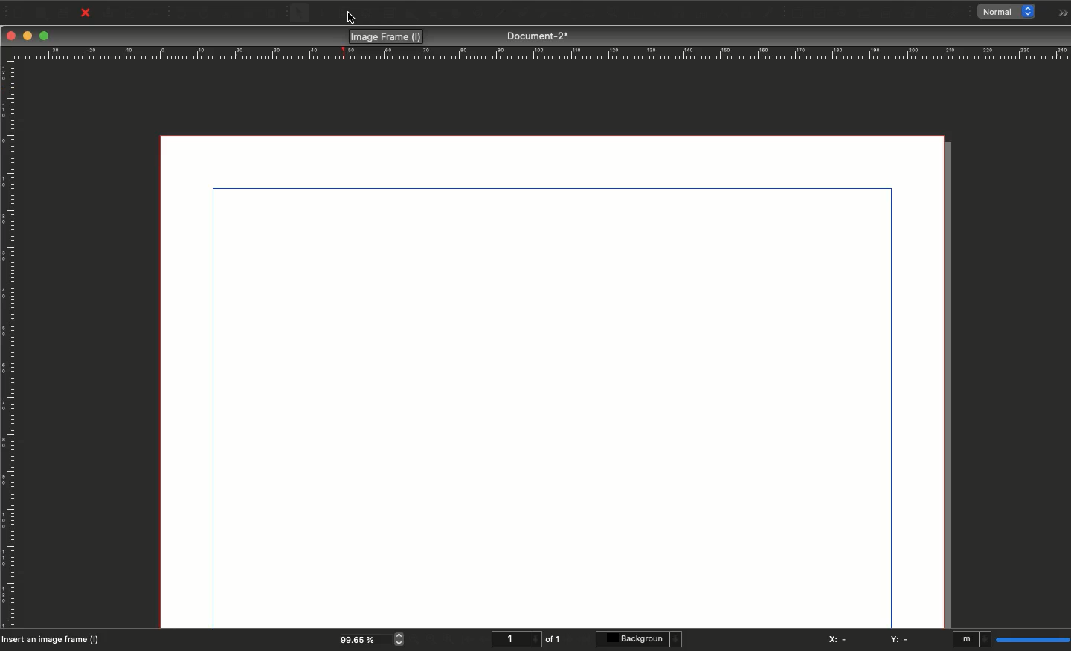  What do you see at coordinates (744, 14) in the screenshot?
I see `Copy item properties` at bounding box center [744, 14].